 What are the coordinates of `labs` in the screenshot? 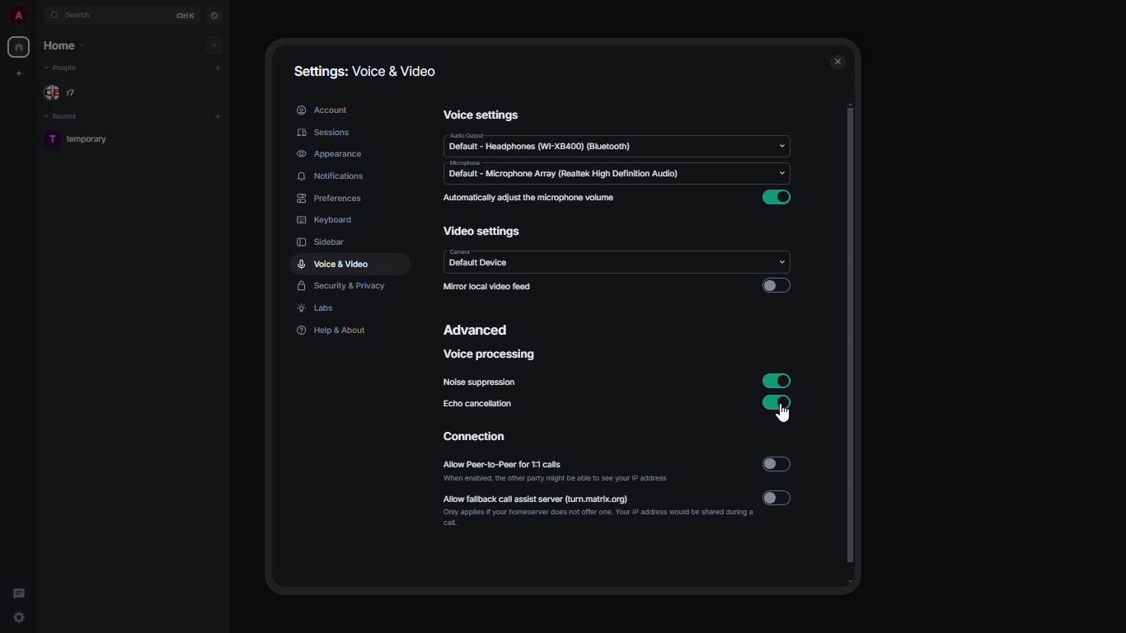 It's located at (317, 308).